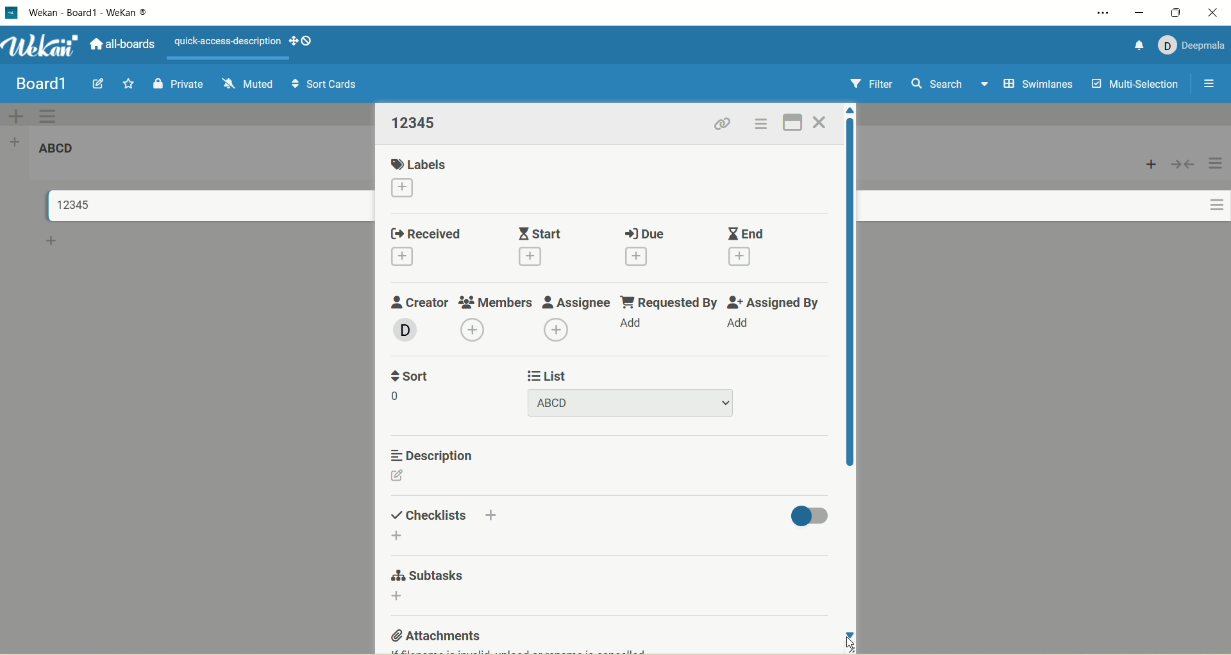 The width and height of the screenshot is (1231, 655). What do you see at coordinates (63, 152) in the screenshot?
I see `list title` at bounding box center [63, 152].